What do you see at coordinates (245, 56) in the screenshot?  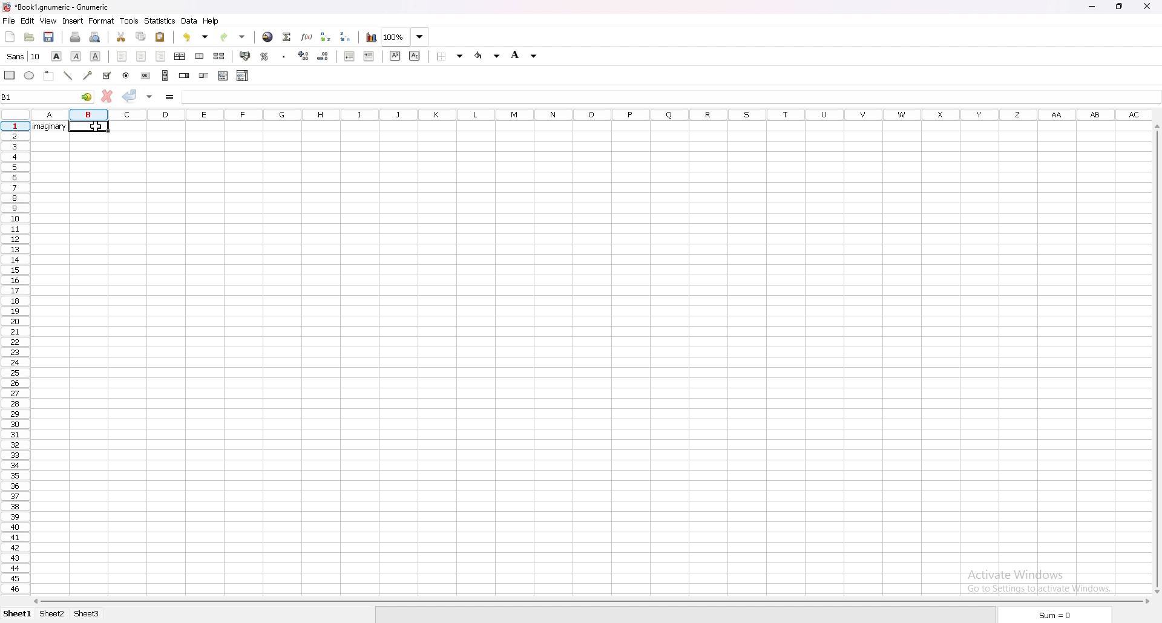 I see `accounting` at bounding box center [245, 56].